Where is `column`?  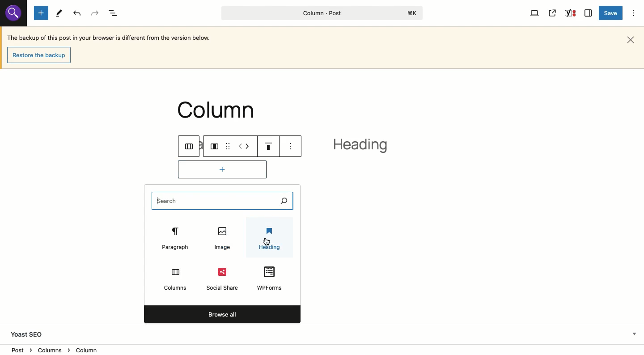 column is located at coordinates (220, 110).